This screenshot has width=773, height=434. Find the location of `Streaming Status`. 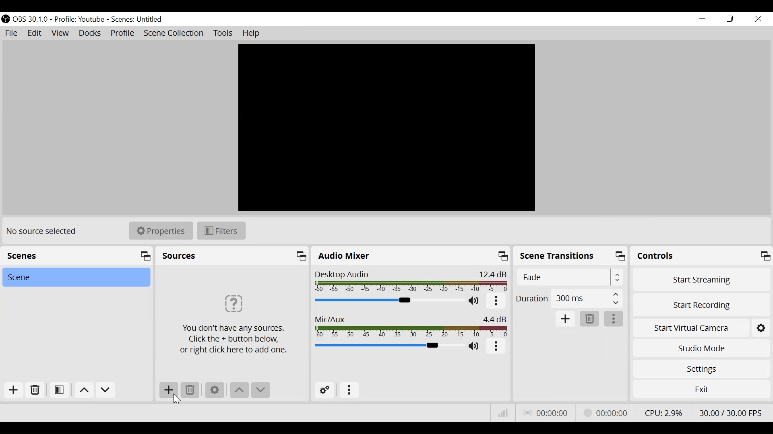

Streaming Status is located at coordinates (606, 413).